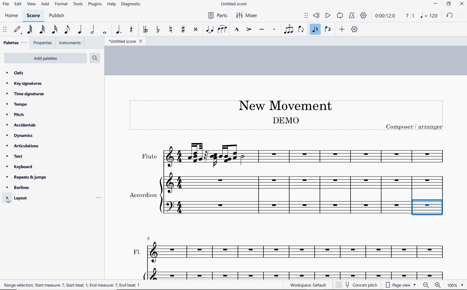 Image resolution: width=467 pixels, height=290 pixels. What do you see at coordinates (118, 30) in the screenshot?
I see `augmentation dot` at bounding box center [118, 30].